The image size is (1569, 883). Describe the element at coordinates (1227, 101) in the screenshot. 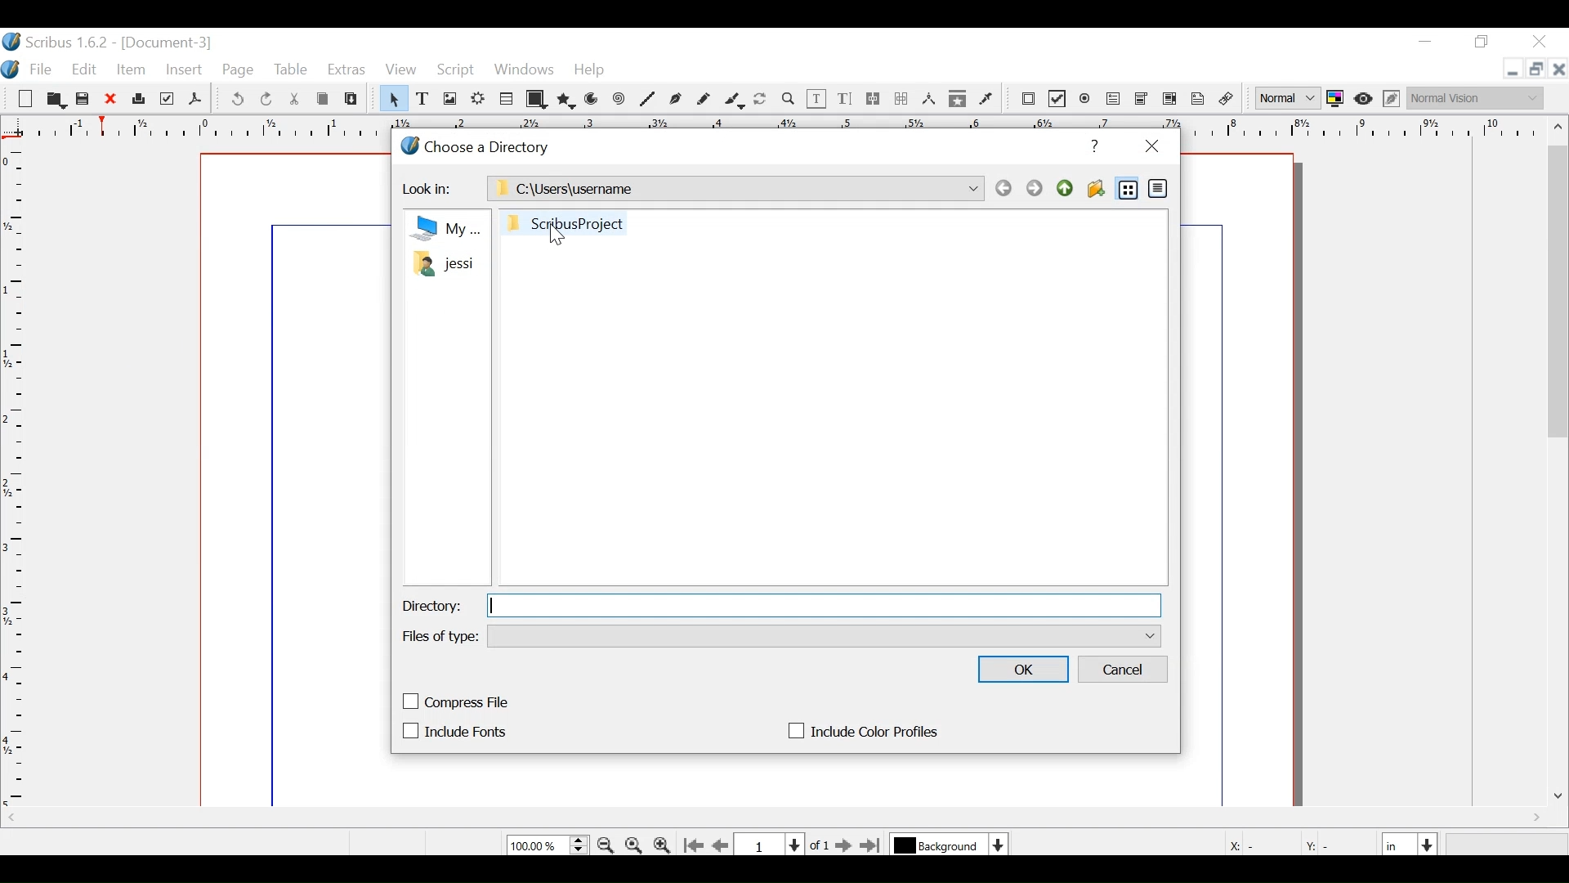

I see `Unlink Annotation` at that location.